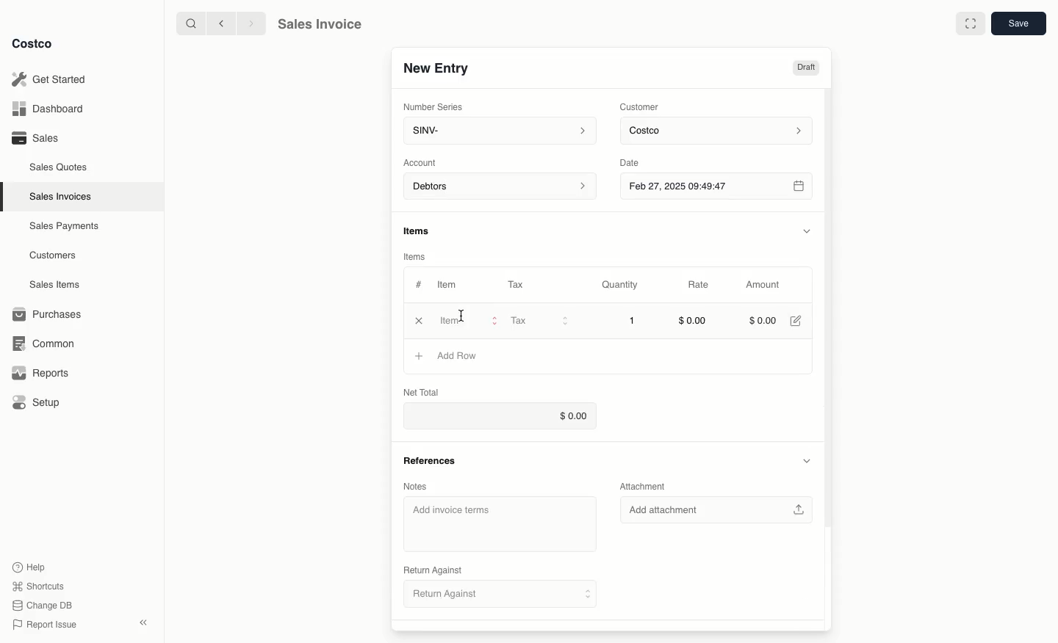  What do you see at coordinates (57, 283) in the screenshot?
I see `Sales Items` at bounding box center [57, 283].